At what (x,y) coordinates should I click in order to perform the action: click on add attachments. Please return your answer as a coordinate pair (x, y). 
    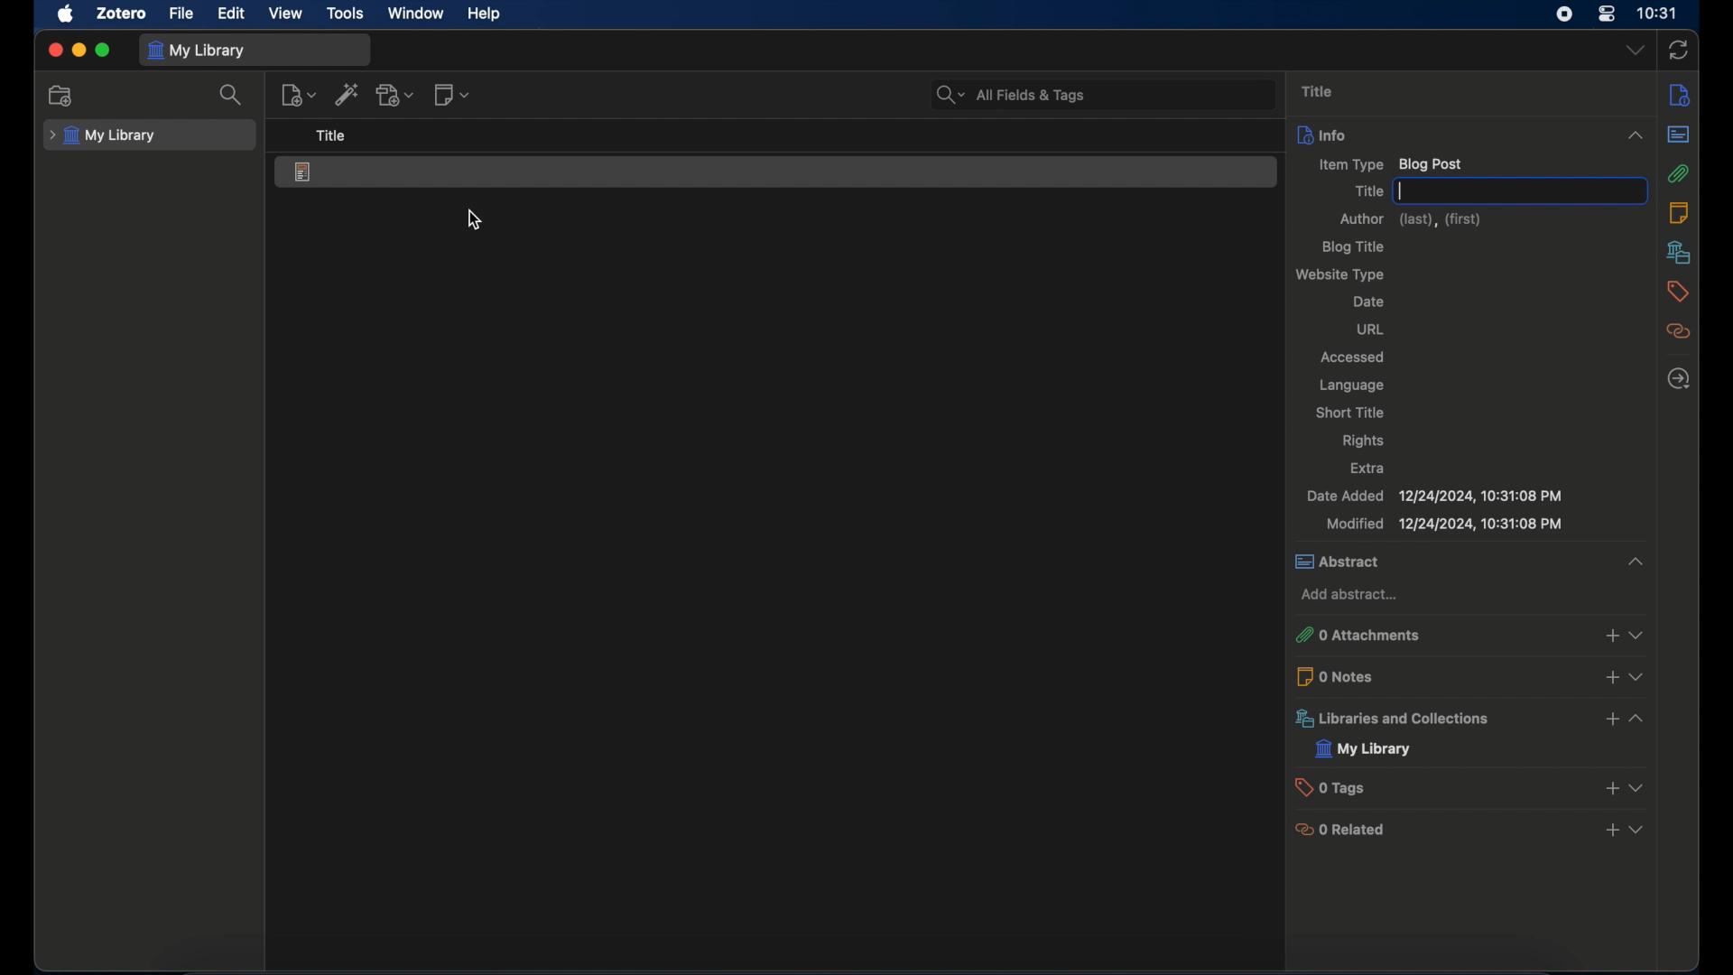
    Looking at the image, I should click on (396, 95).